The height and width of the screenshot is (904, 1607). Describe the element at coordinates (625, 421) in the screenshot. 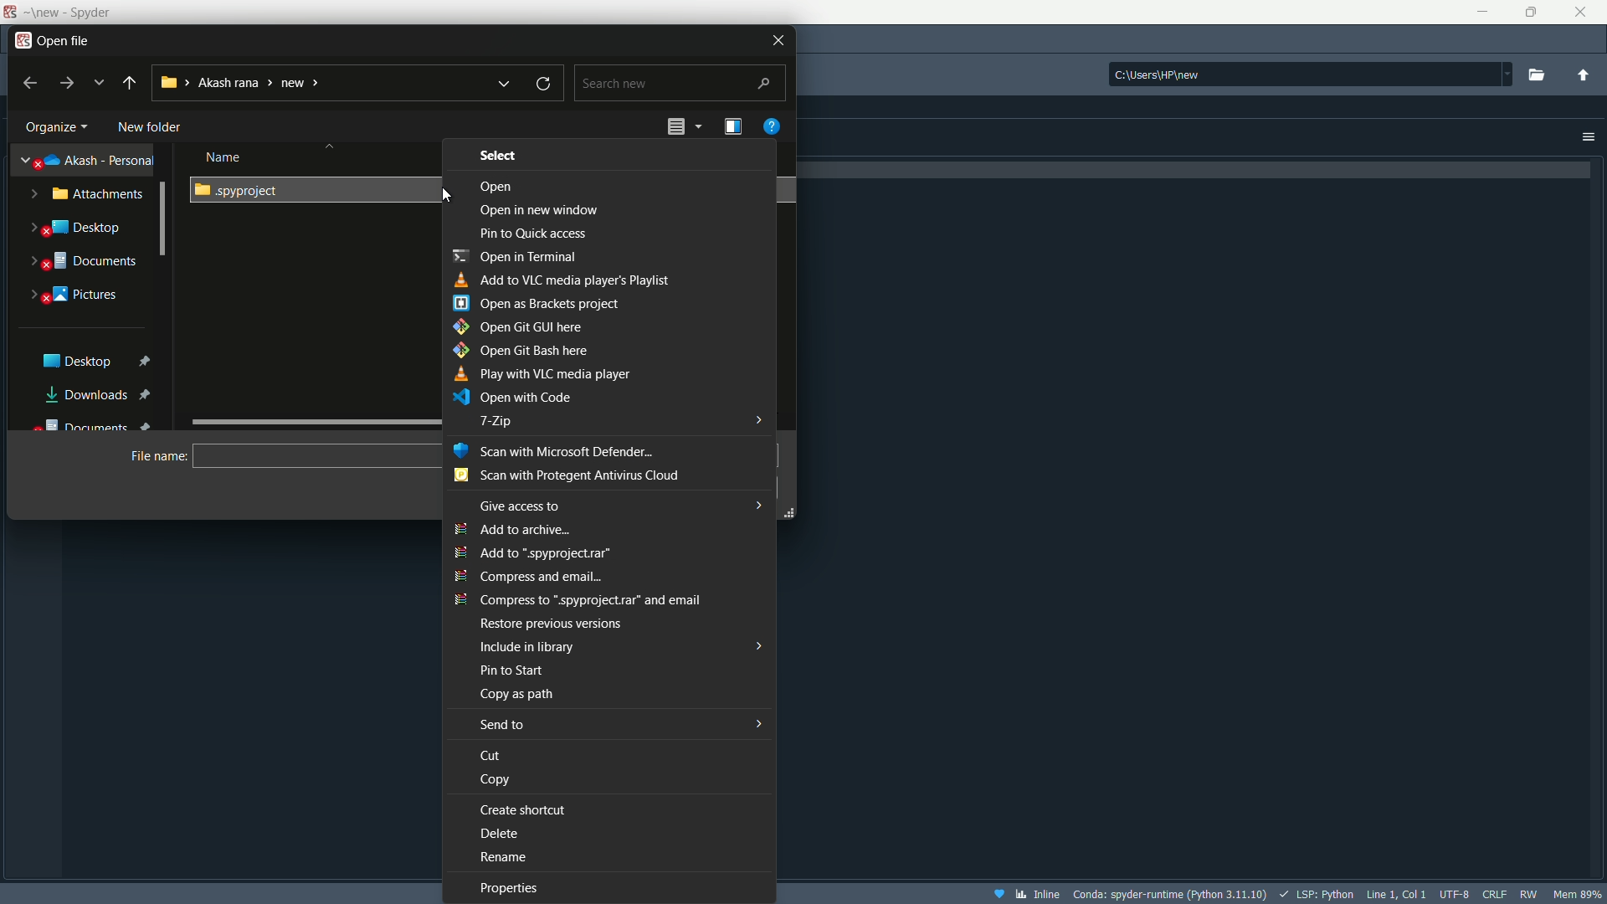

I see `7-zip` at that location.